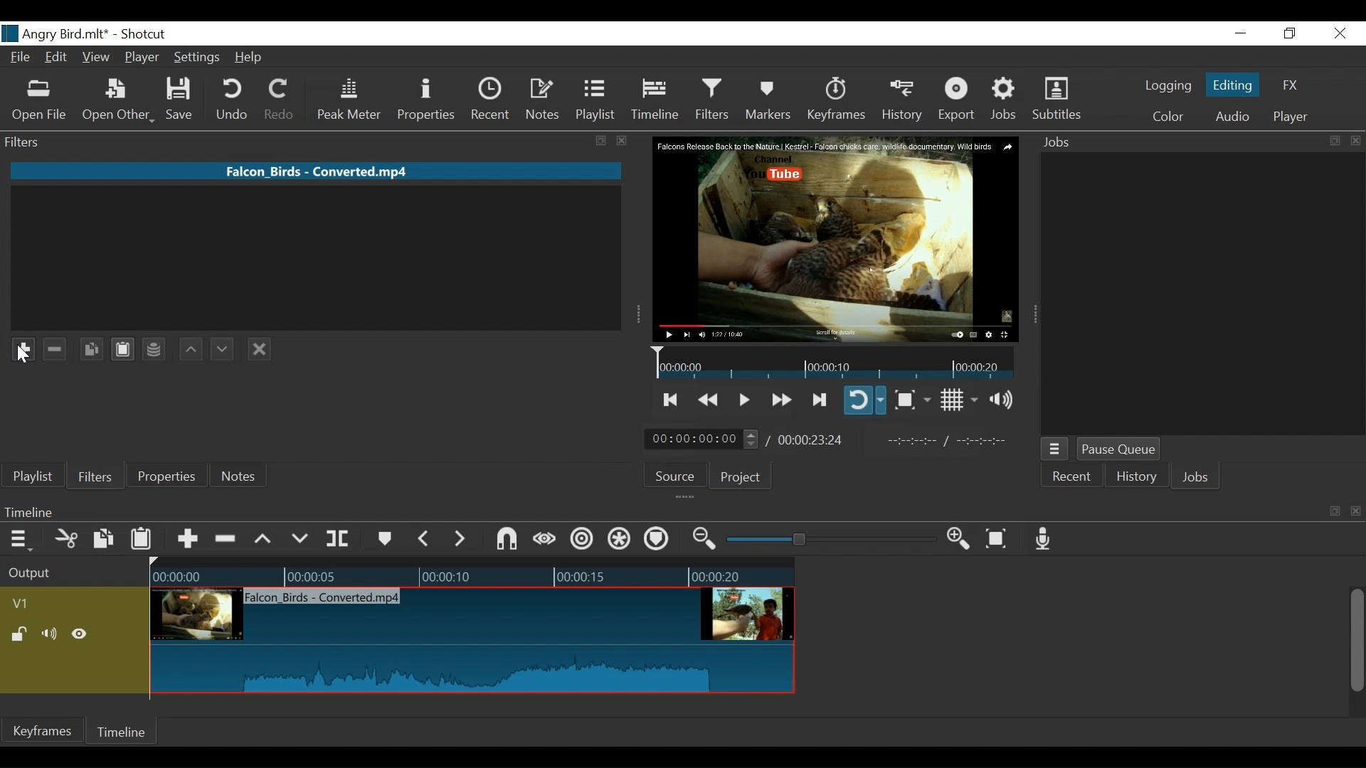 Image resolution: width=1366 pixels, height=768 pixels. Describe the element at coordinates (300, 442) in the screenshot. I see `View as icons` at that location.